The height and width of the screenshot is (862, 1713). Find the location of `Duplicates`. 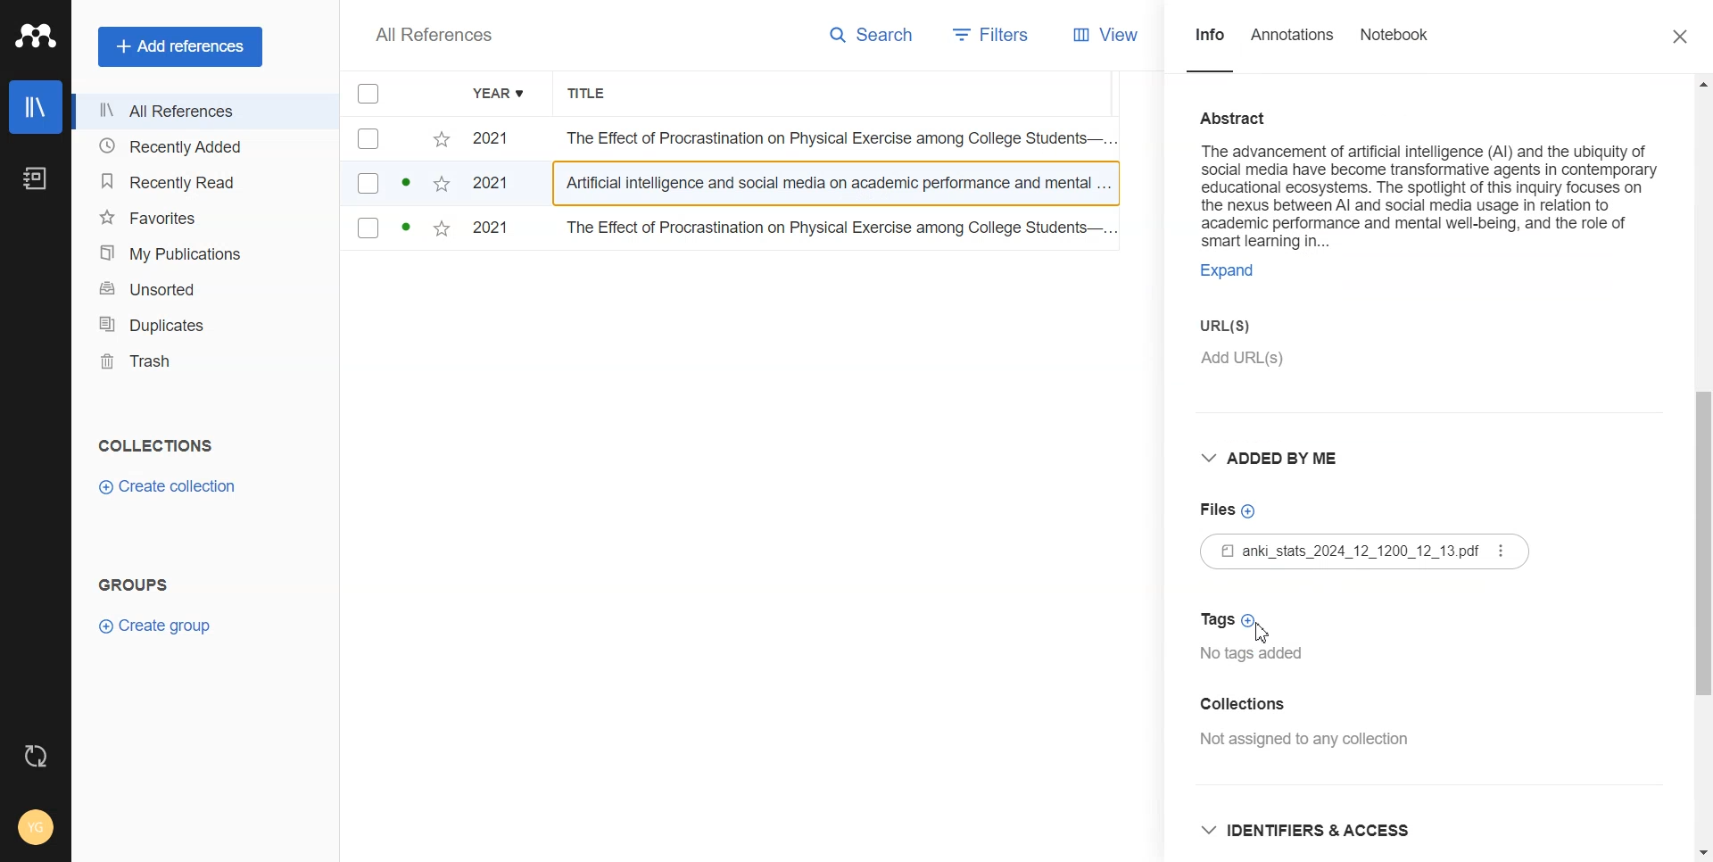

Duplicates is located at coordinates (204, 325).